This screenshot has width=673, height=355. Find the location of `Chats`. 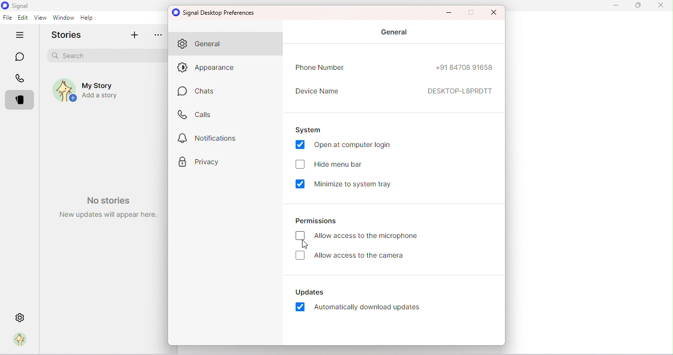

Chats is located at coordinates (195, 92).